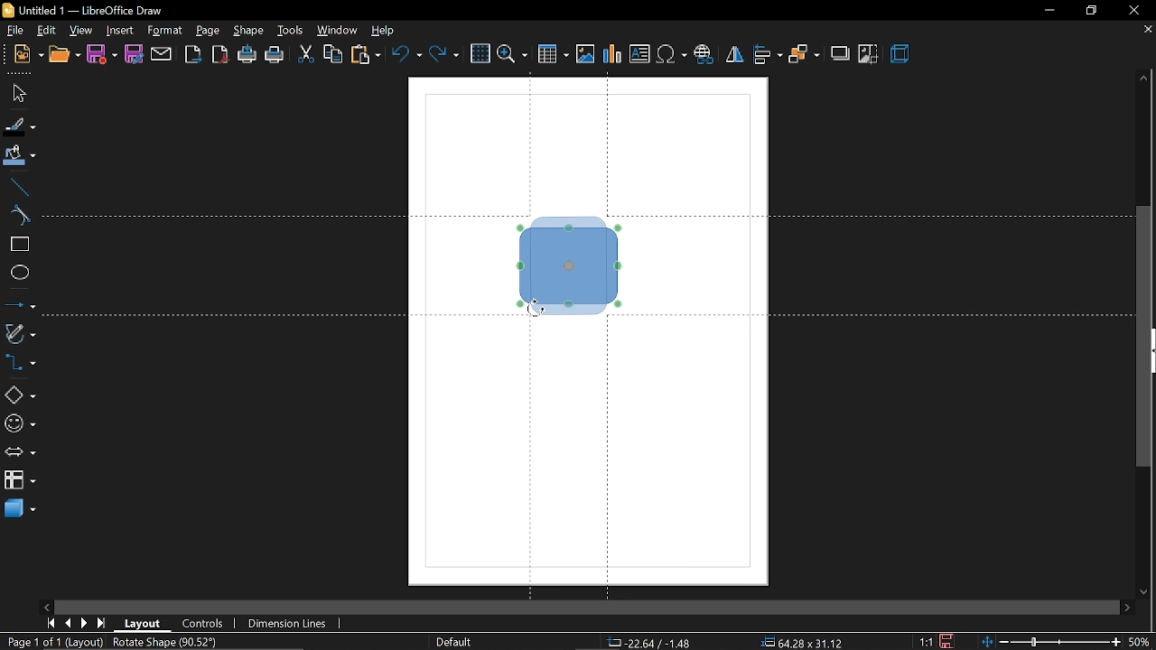  I want to click on redo, so click(444, 56).